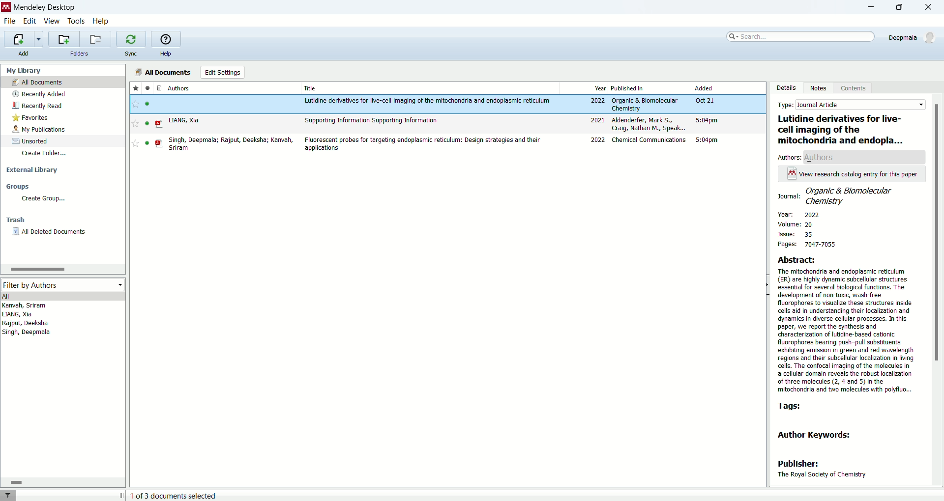 This screenshot has height=501, width=944. Describe the element at coordinates (32, 169) in the screenshot. I see `external library` at that location.